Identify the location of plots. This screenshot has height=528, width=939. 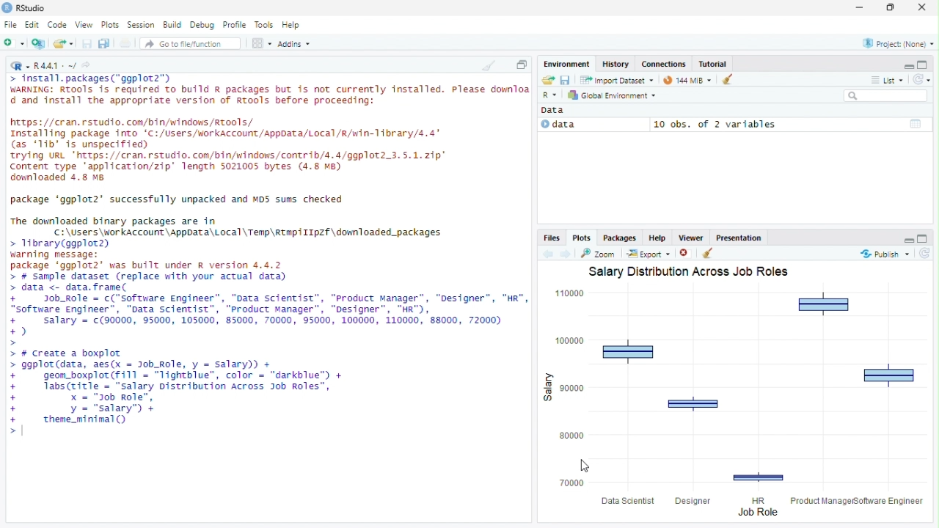
(582, 237).